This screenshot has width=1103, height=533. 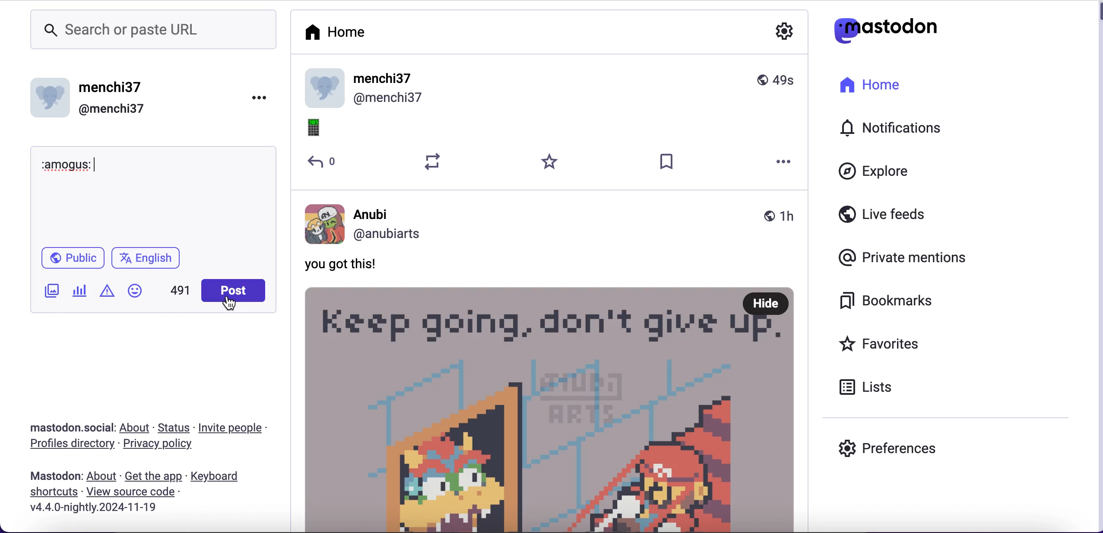 What do you see at coordinates (232, 287) in the screenshot?
I see `post` at bounding box center [232, 287].